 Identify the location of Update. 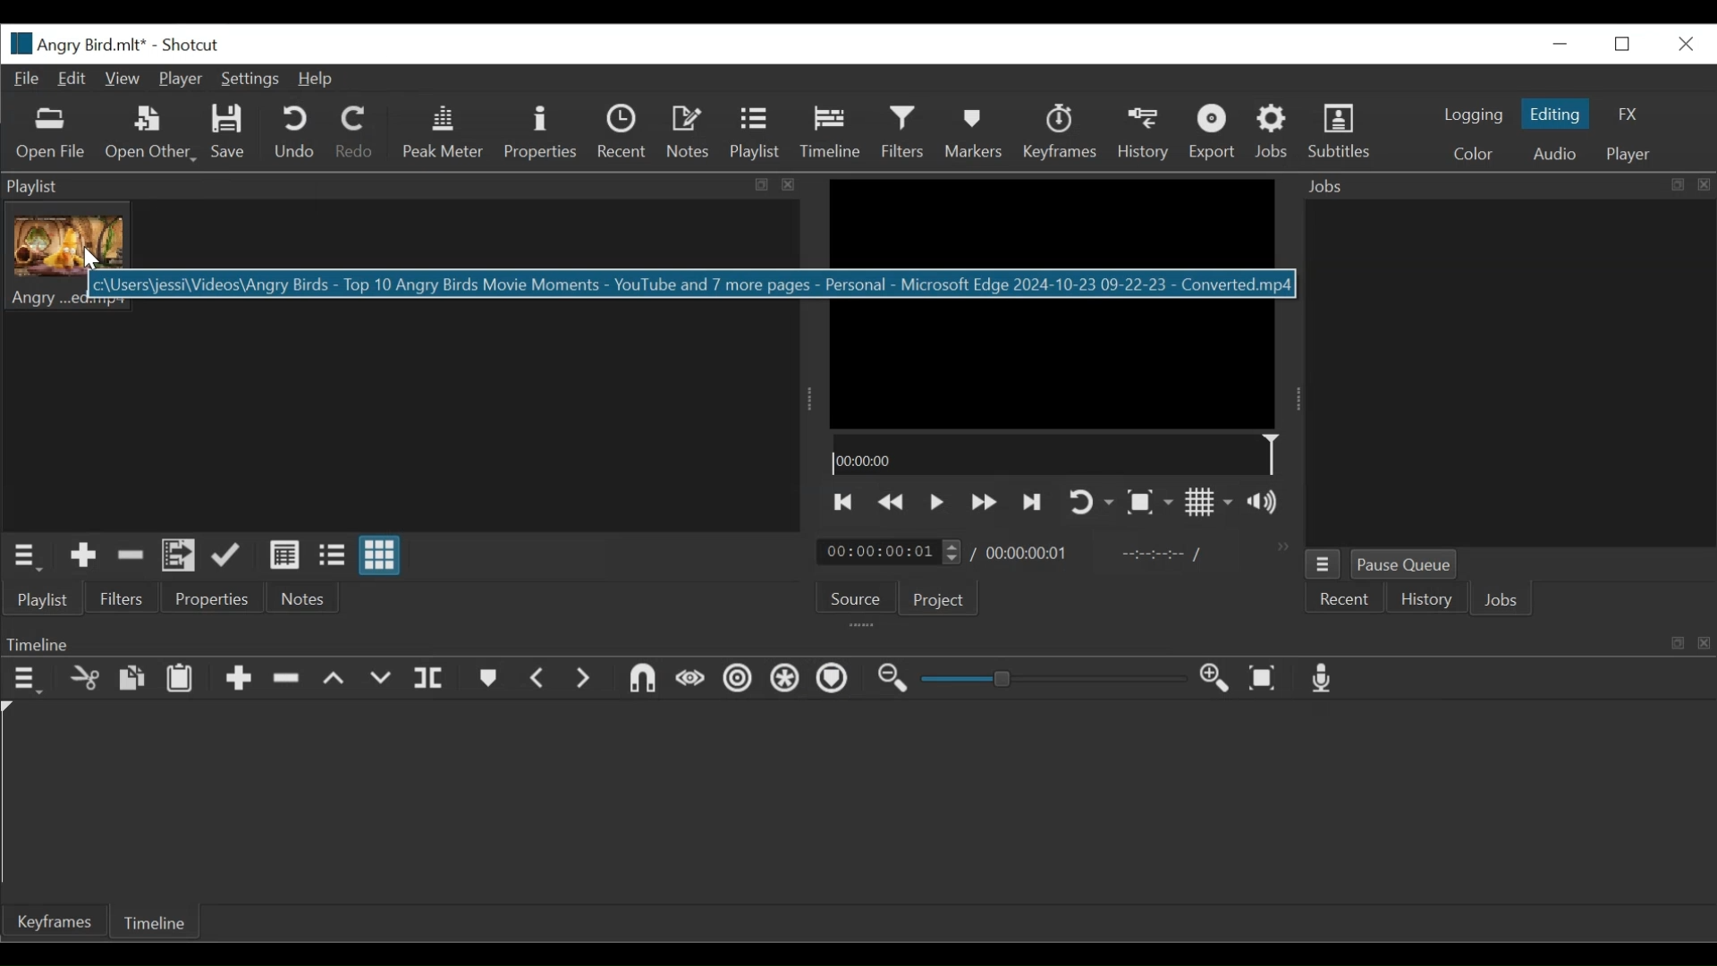
(229, 556).